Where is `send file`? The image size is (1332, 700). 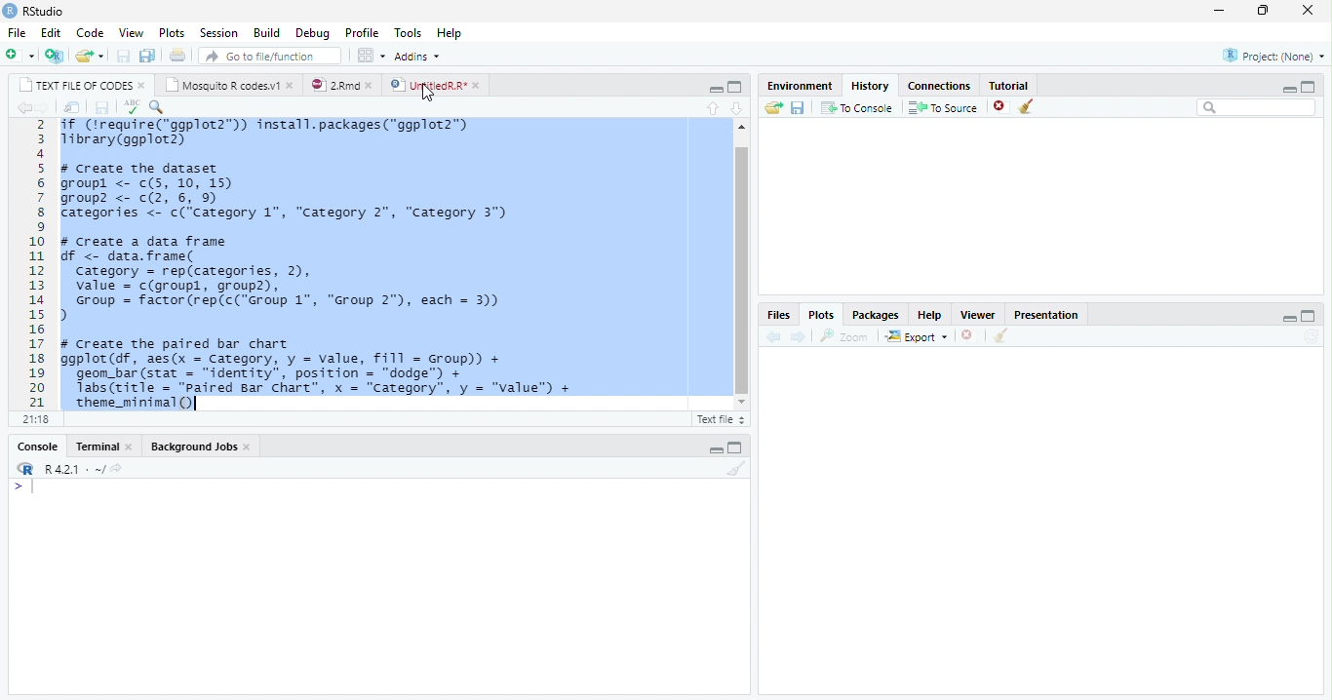
send file is located at coordinates (772, 105).